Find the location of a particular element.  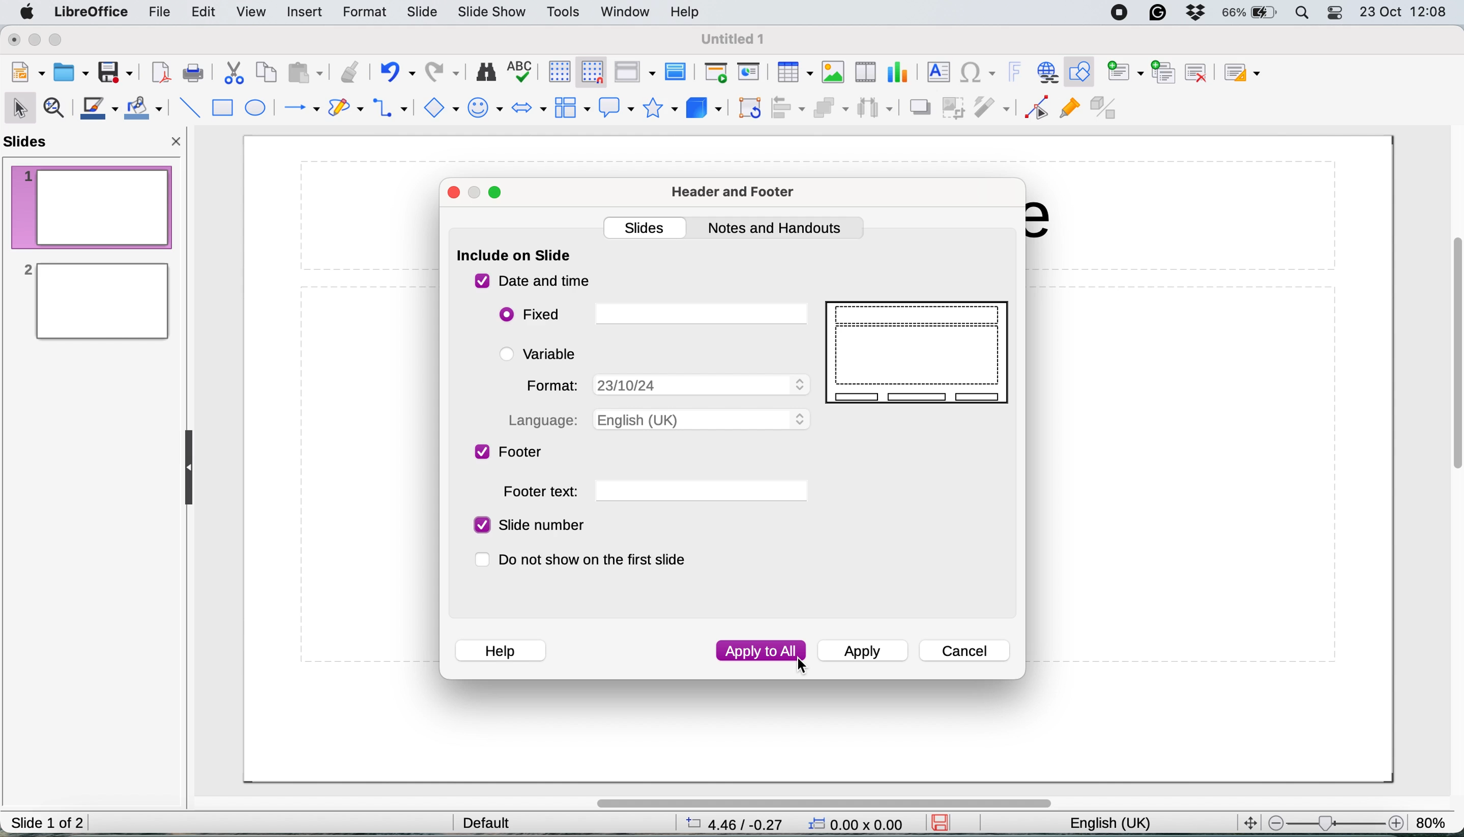

fill color is located at coordinates (146, 108).